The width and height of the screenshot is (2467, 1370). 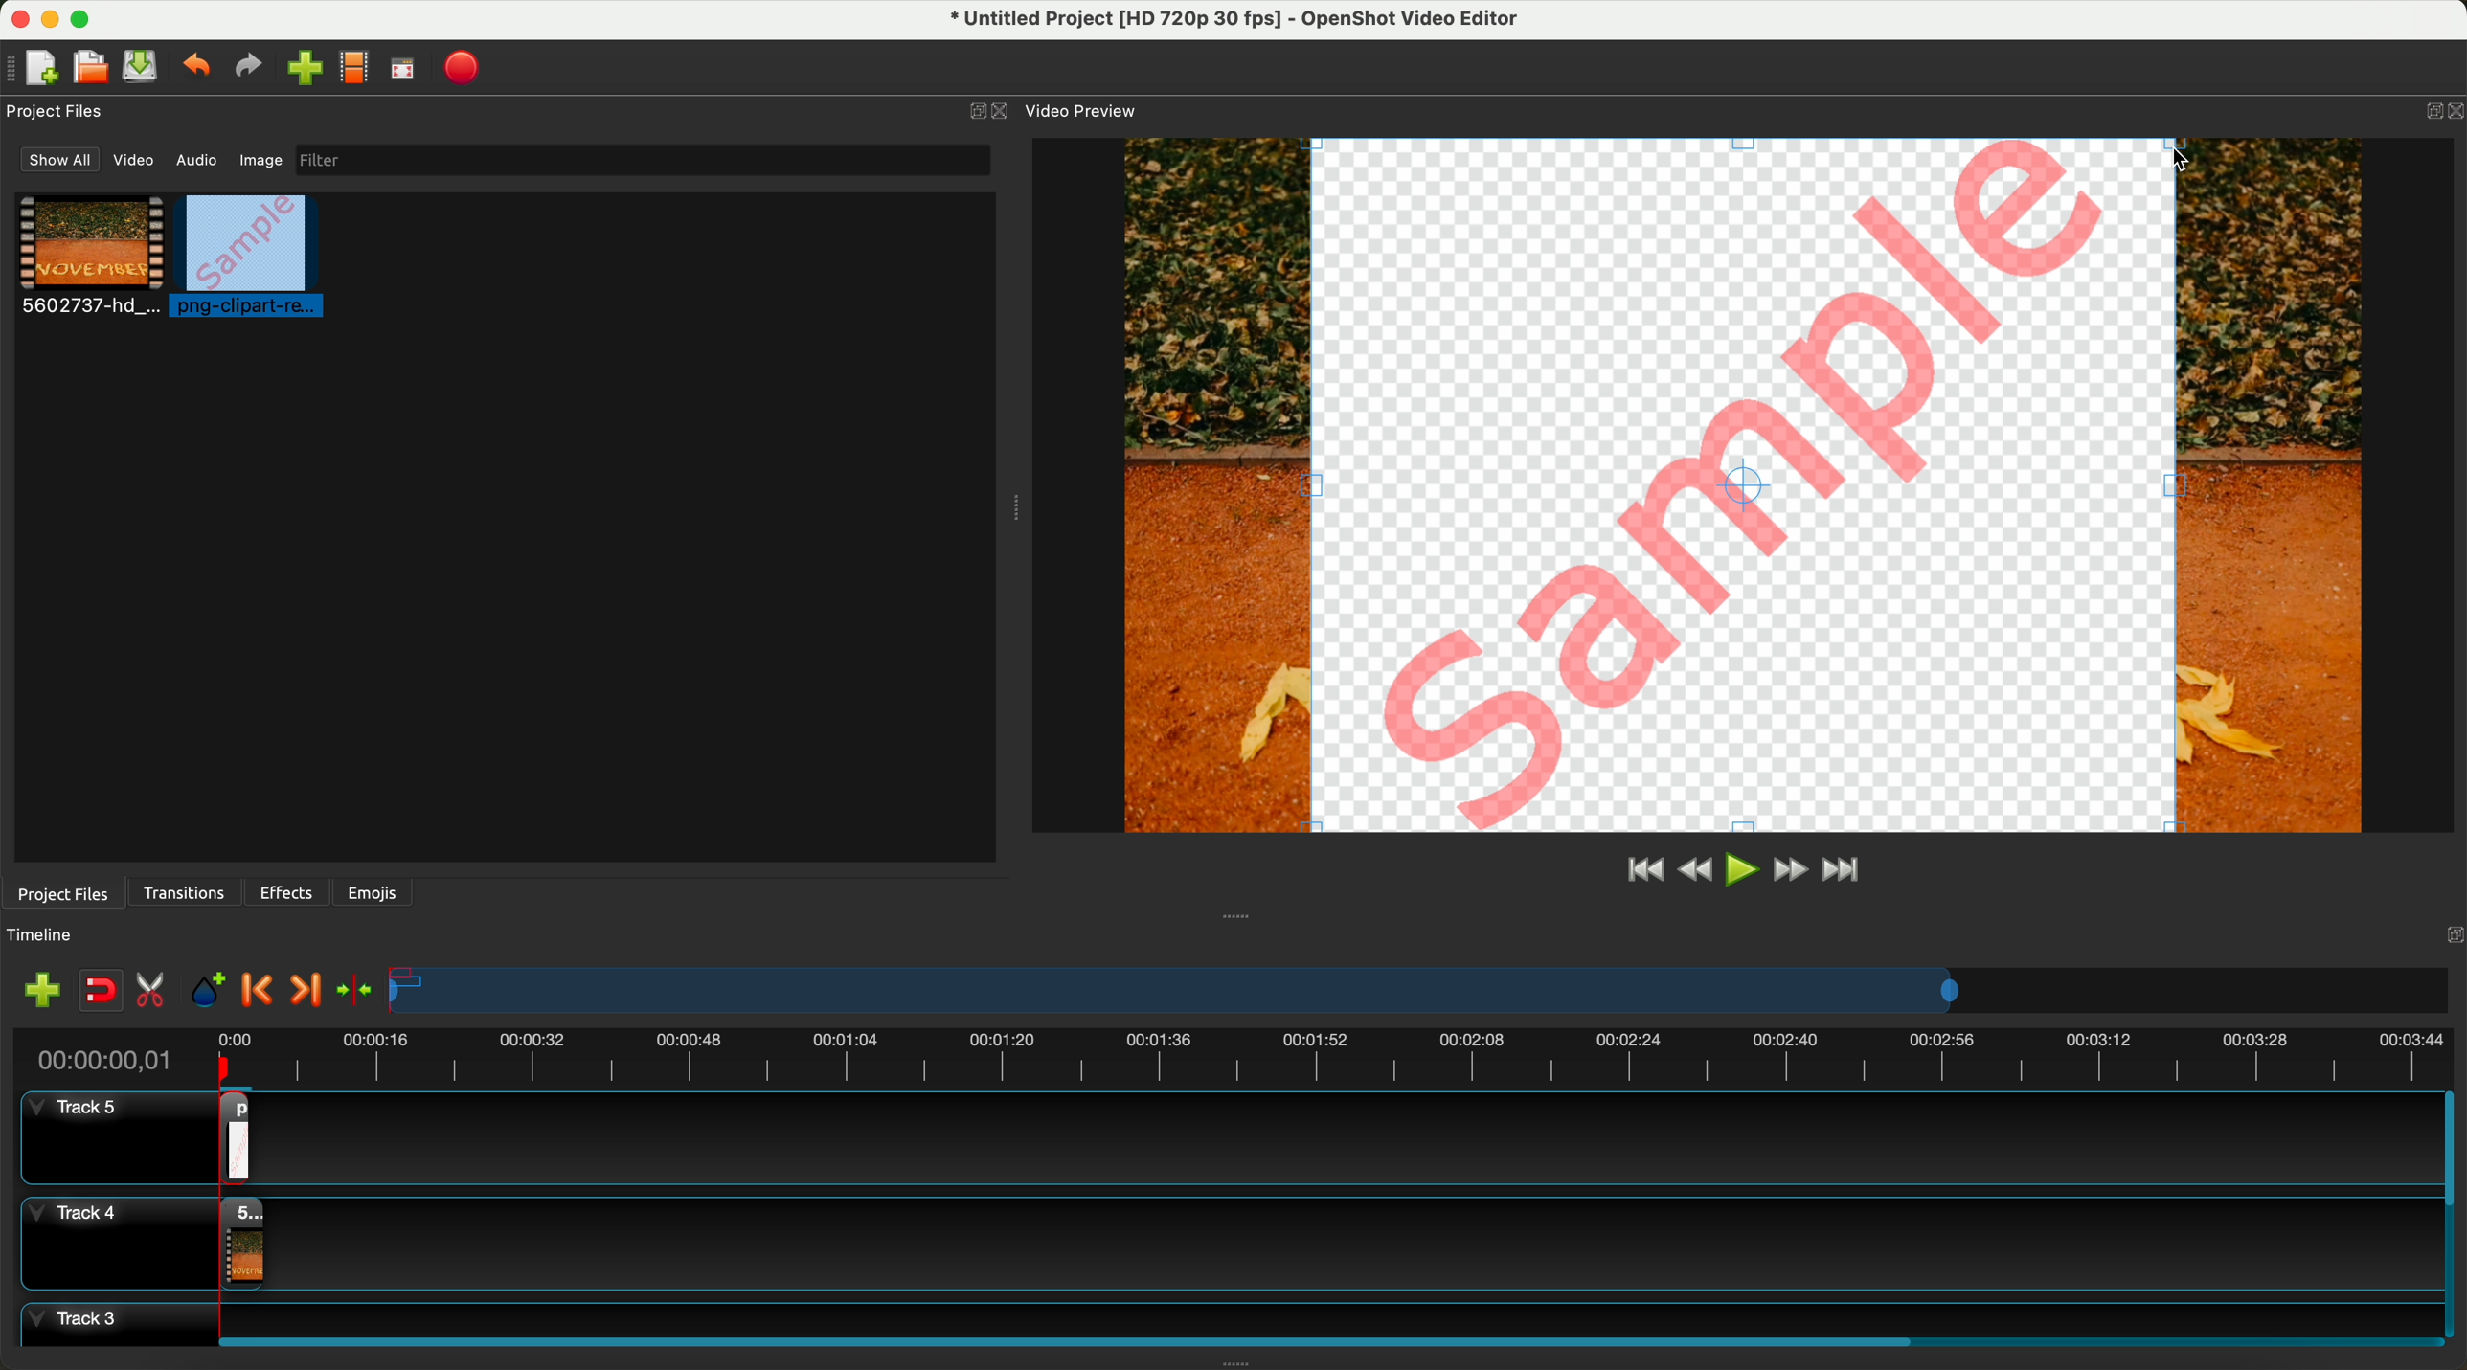 What do you see at coordinates (1011, 510) in the screenshot?
I see `Window Expanding` at bounding box center [1011, 510].